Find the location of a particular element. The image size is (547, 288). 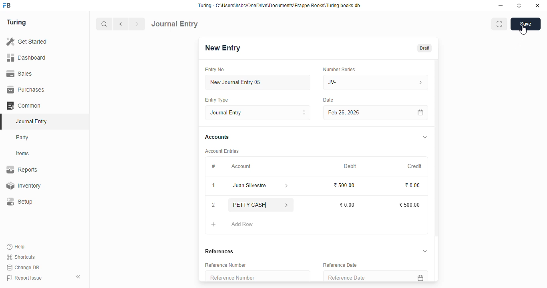

account information is located at coordinates (287, 186).